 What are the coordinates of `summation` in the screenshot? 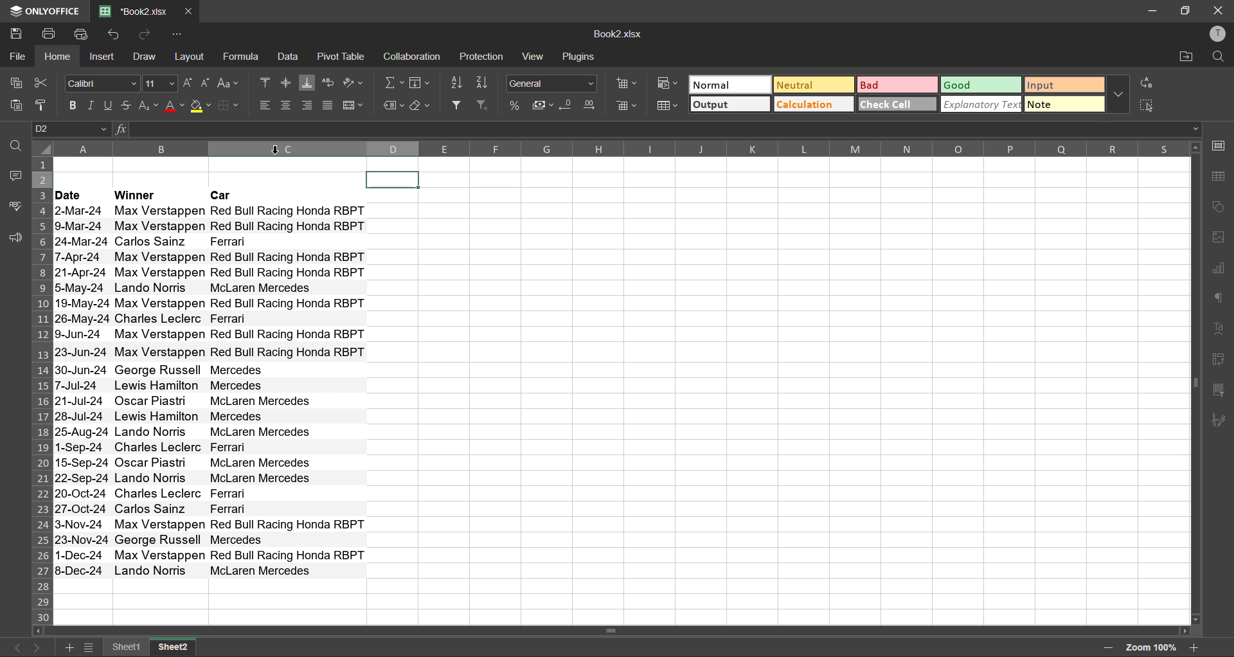 It's located at (392, 84).